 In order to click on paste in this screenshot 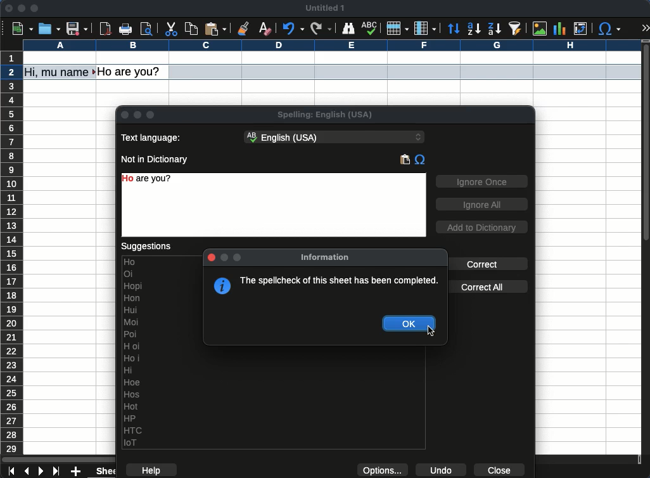, I will do `click(217, 28)`.